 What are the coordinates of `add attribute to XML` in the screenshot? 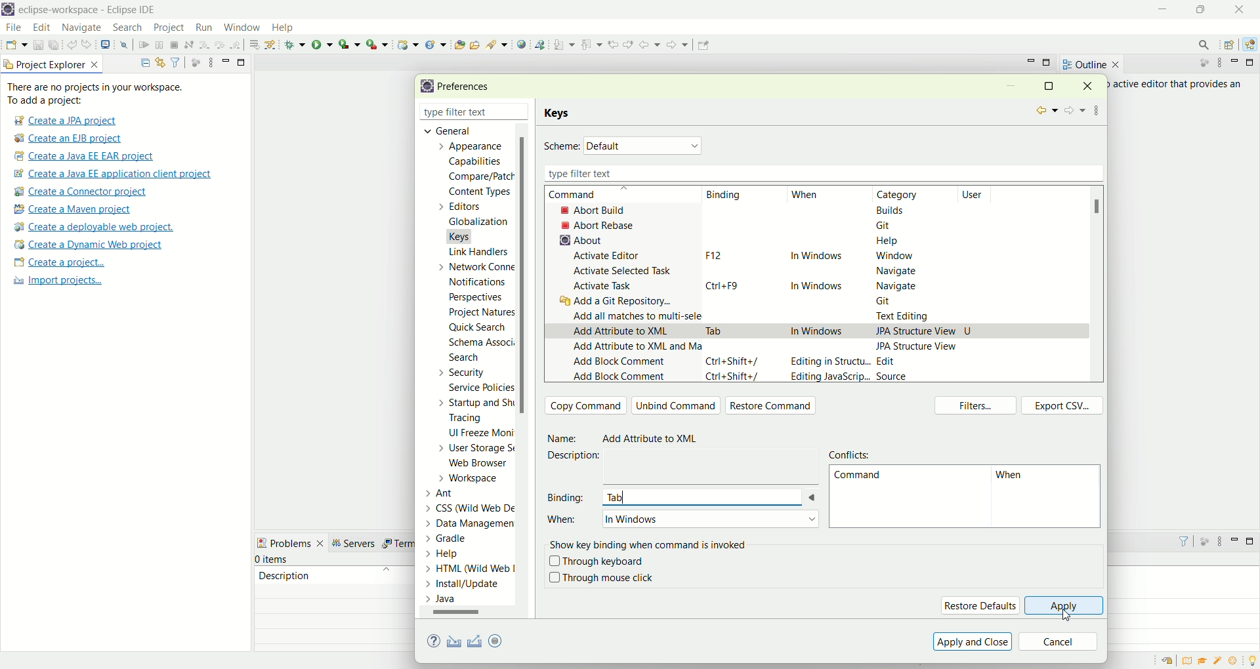 It's located at (621, 332).